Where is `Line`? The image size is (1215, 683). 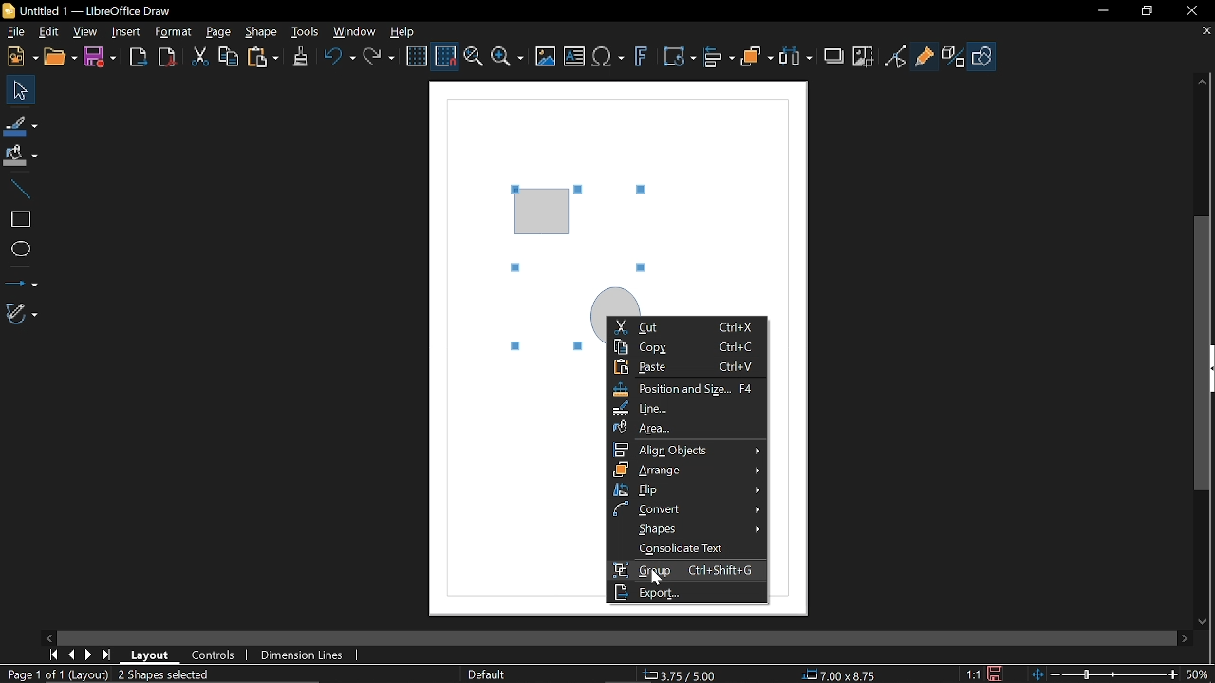
Line is located at coordinates (685, 408).